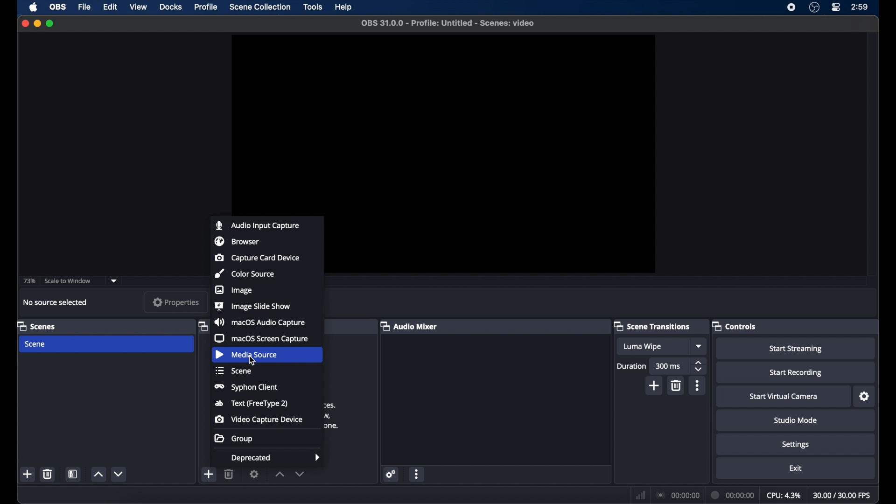 Image resolution: width=896 pixels, height=504 pixels. What do you see at coordinates (35, 344) in the screenshot?
I see `scene` at bounding box center [35, 344].